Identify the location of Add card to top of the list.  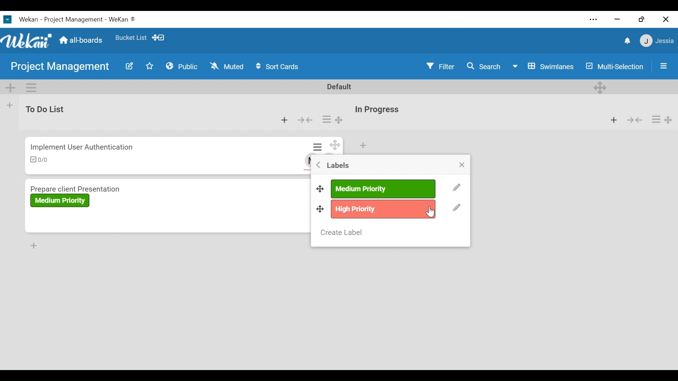
(614, 120).